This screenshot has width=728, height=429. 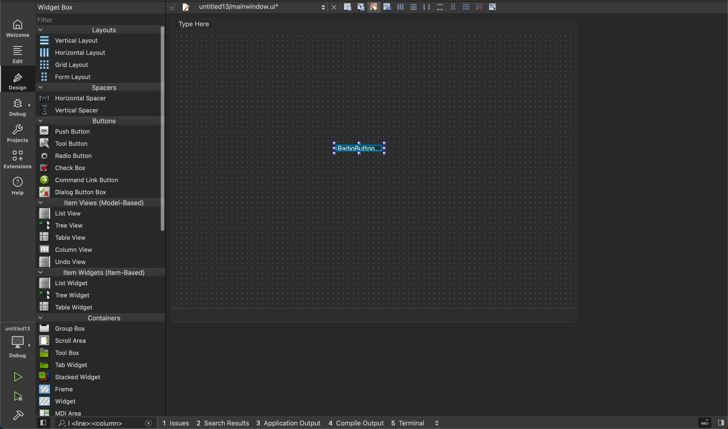 I want to click on run, so click(x=19, y=377).